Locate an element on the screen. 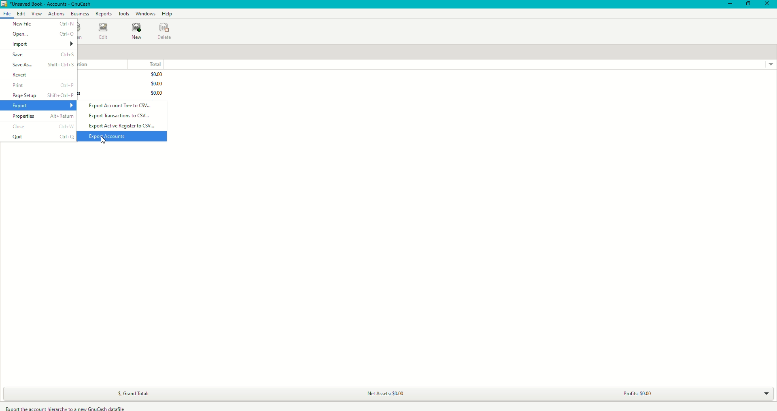  Import is located at coordinates (44, 44).